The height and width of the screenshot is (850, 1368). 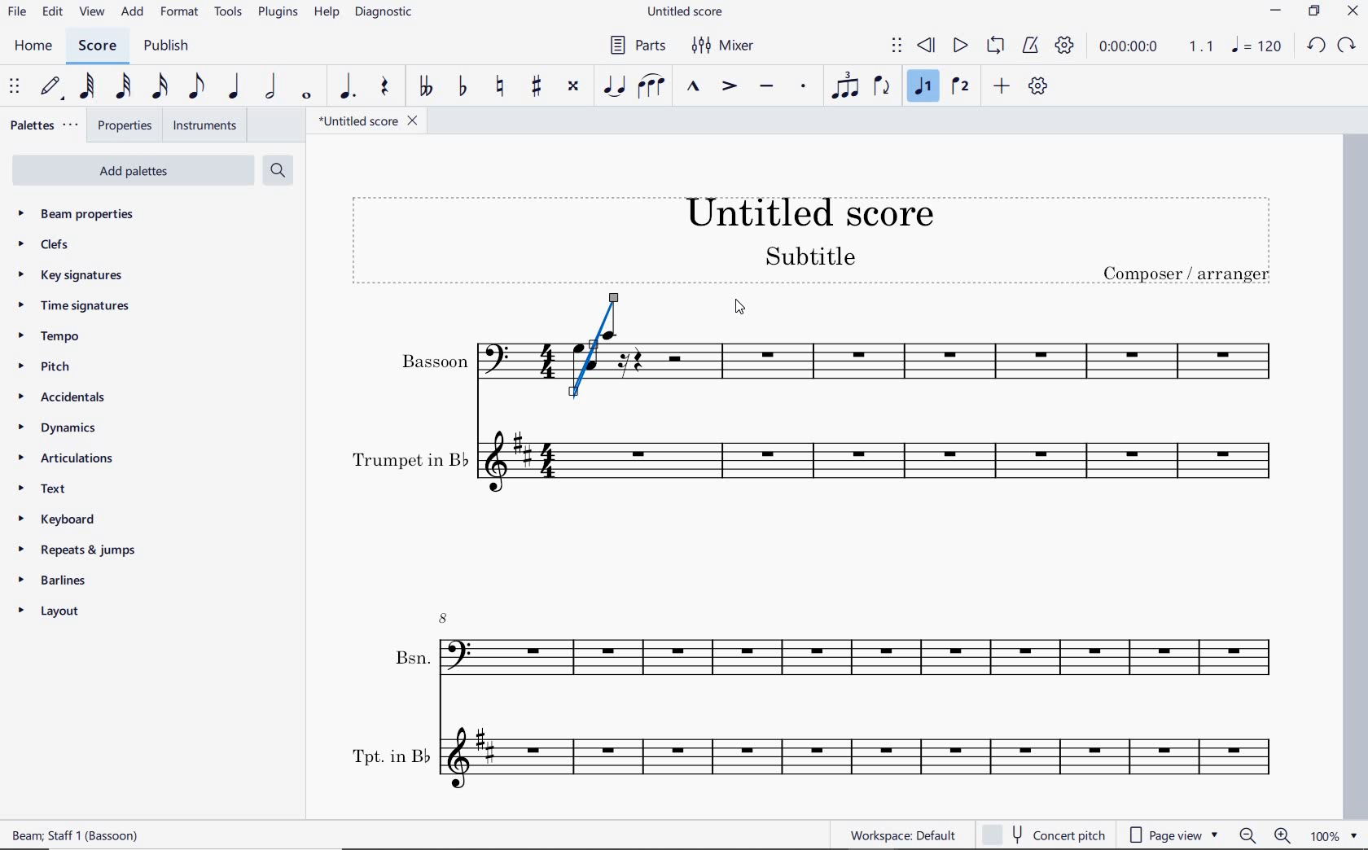 What do you see at coordinates (88, 87) in the screenshot?
I see `64th note` at bounding box center [88, 87].